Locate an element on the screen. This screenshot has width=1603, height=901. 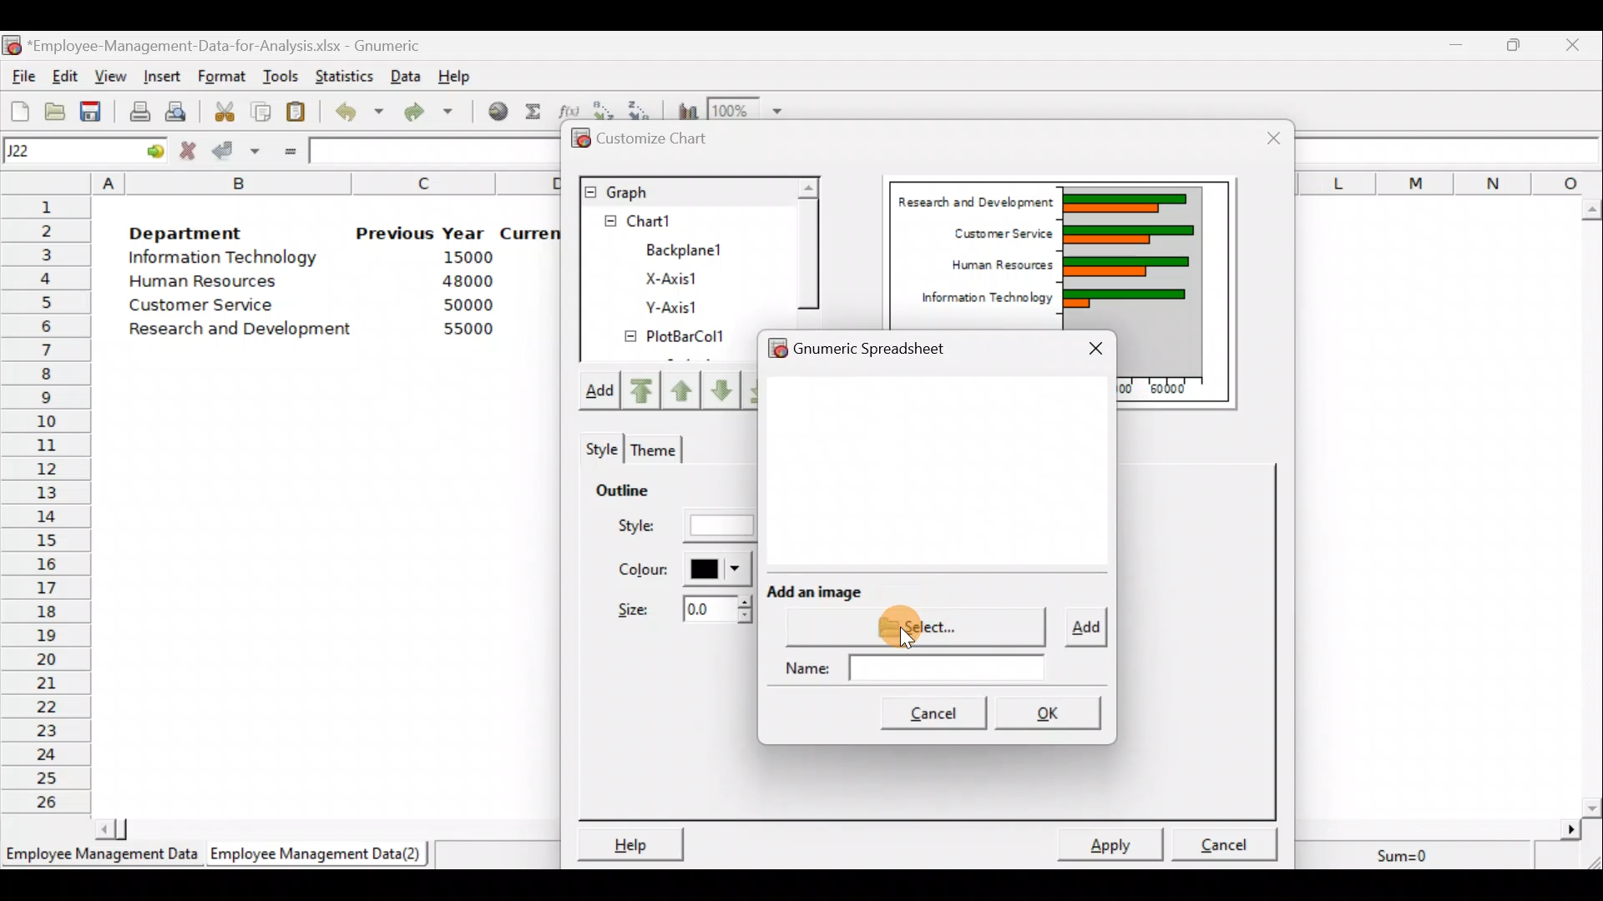
Insert a chart is located at coordinates (685, 108).